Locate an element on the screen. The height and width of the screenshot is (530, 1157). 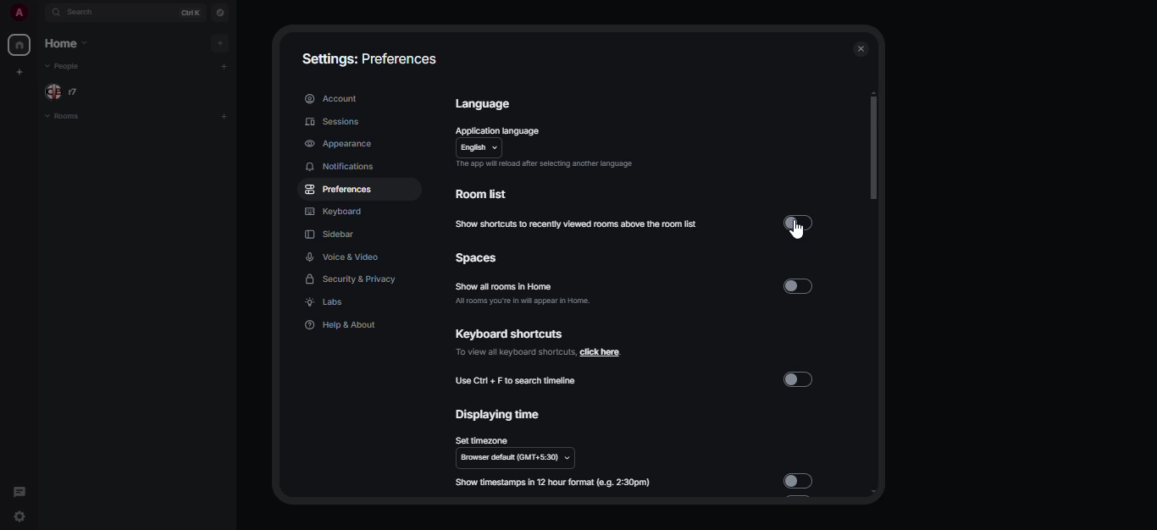
english is located at coordinates (481, 146).